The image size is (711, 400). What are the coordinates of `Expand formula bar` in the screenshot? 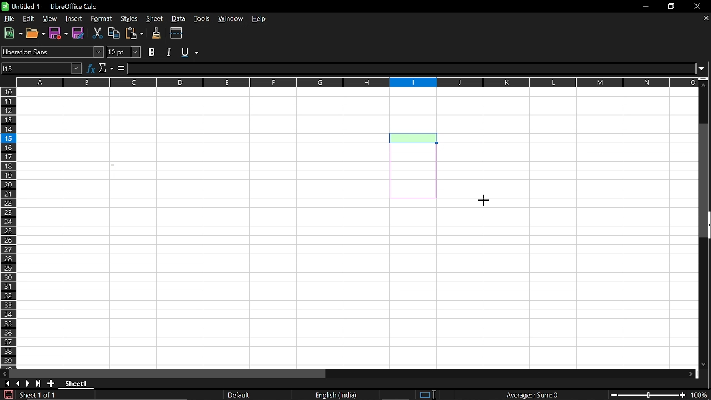 It's located at (705, 70).